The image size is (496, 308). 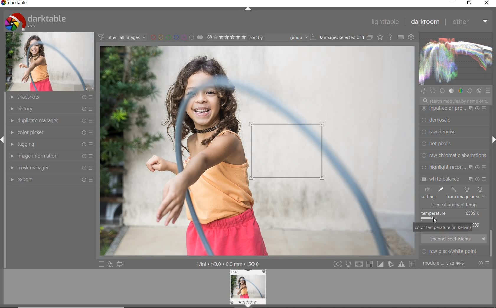 I want to click on TEMPERATURE, so click(x=452, y=198).